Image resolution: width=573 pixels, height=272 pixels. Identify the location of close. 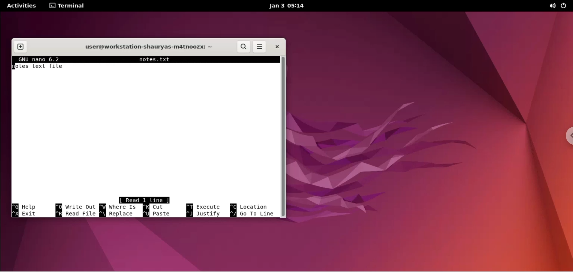
(278, 47).